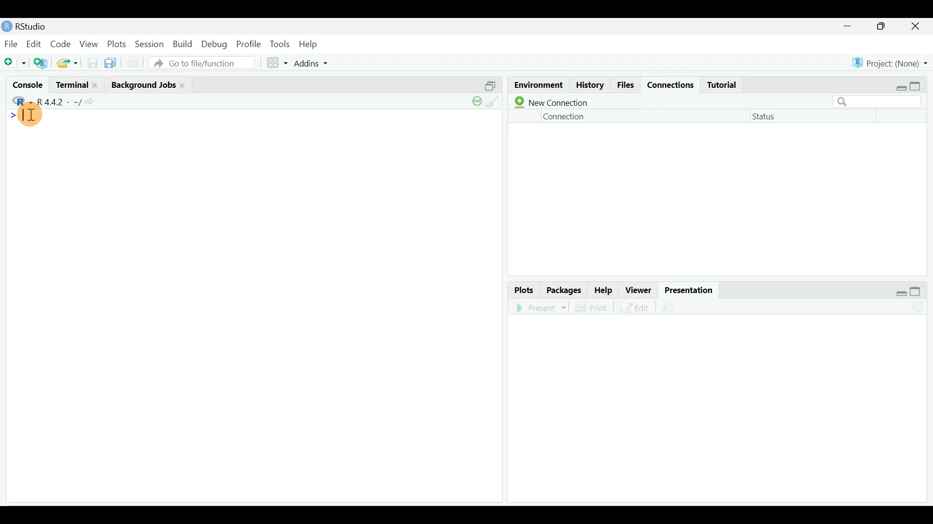  Describe the element at coordinates (588, 85) in the screenshot. I see `History` at that location.